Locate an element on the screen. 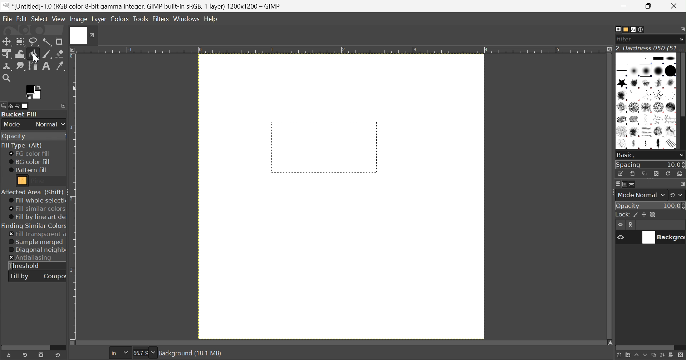 Image resolution: width=686 pixels, height=360 pixels. Minimize is located at coordinates (625, 6).